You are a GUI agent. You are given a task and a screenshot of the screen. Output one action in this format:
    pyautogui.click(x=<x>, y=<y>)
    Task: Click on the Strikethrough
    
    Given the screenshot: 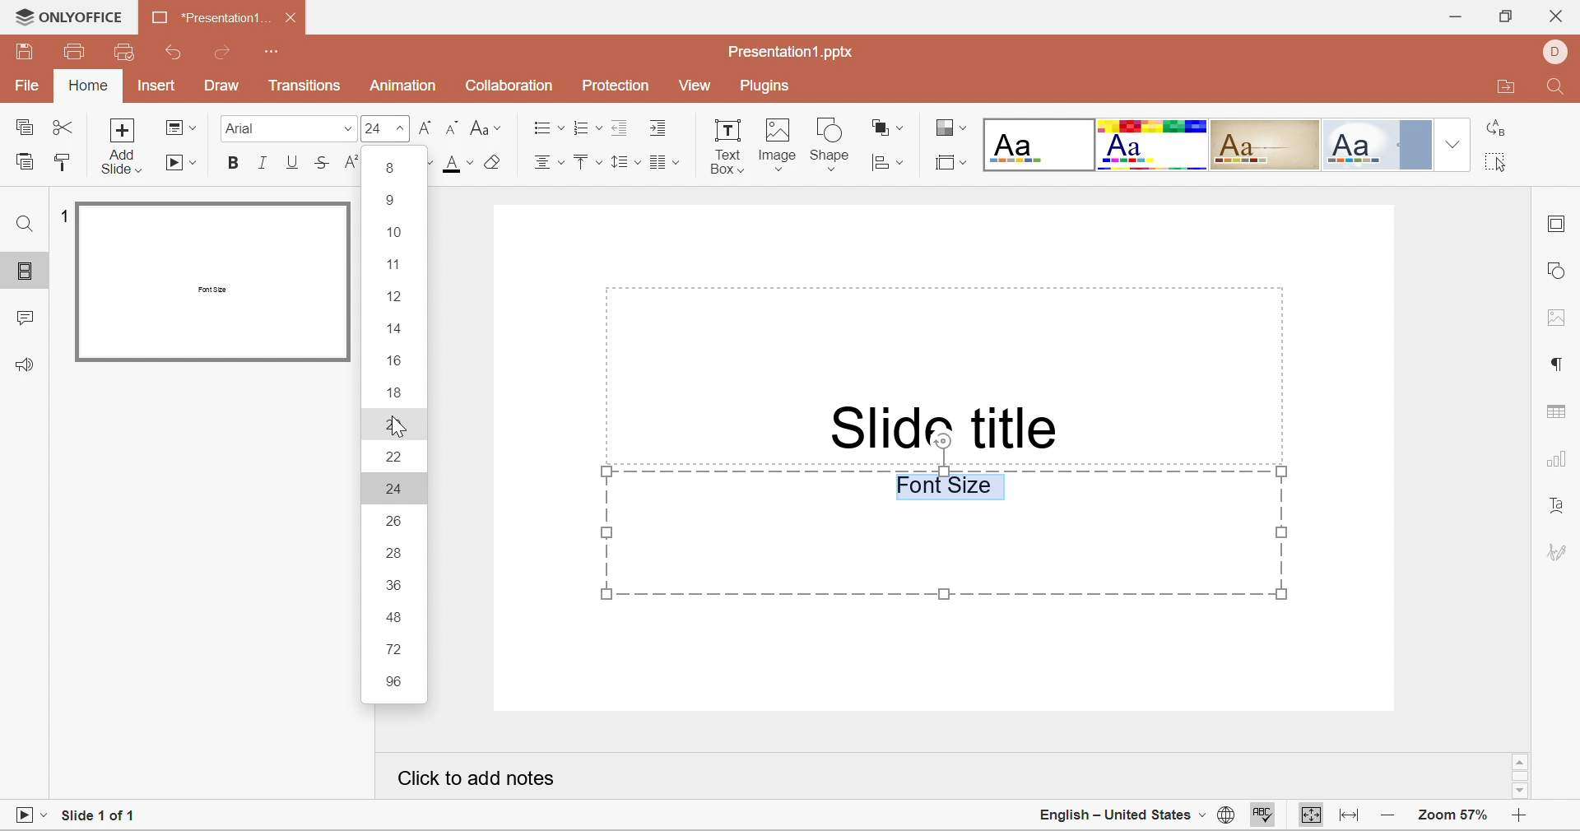 What is the action you would take?
    pyautogui.click(x=323, y=159)
    